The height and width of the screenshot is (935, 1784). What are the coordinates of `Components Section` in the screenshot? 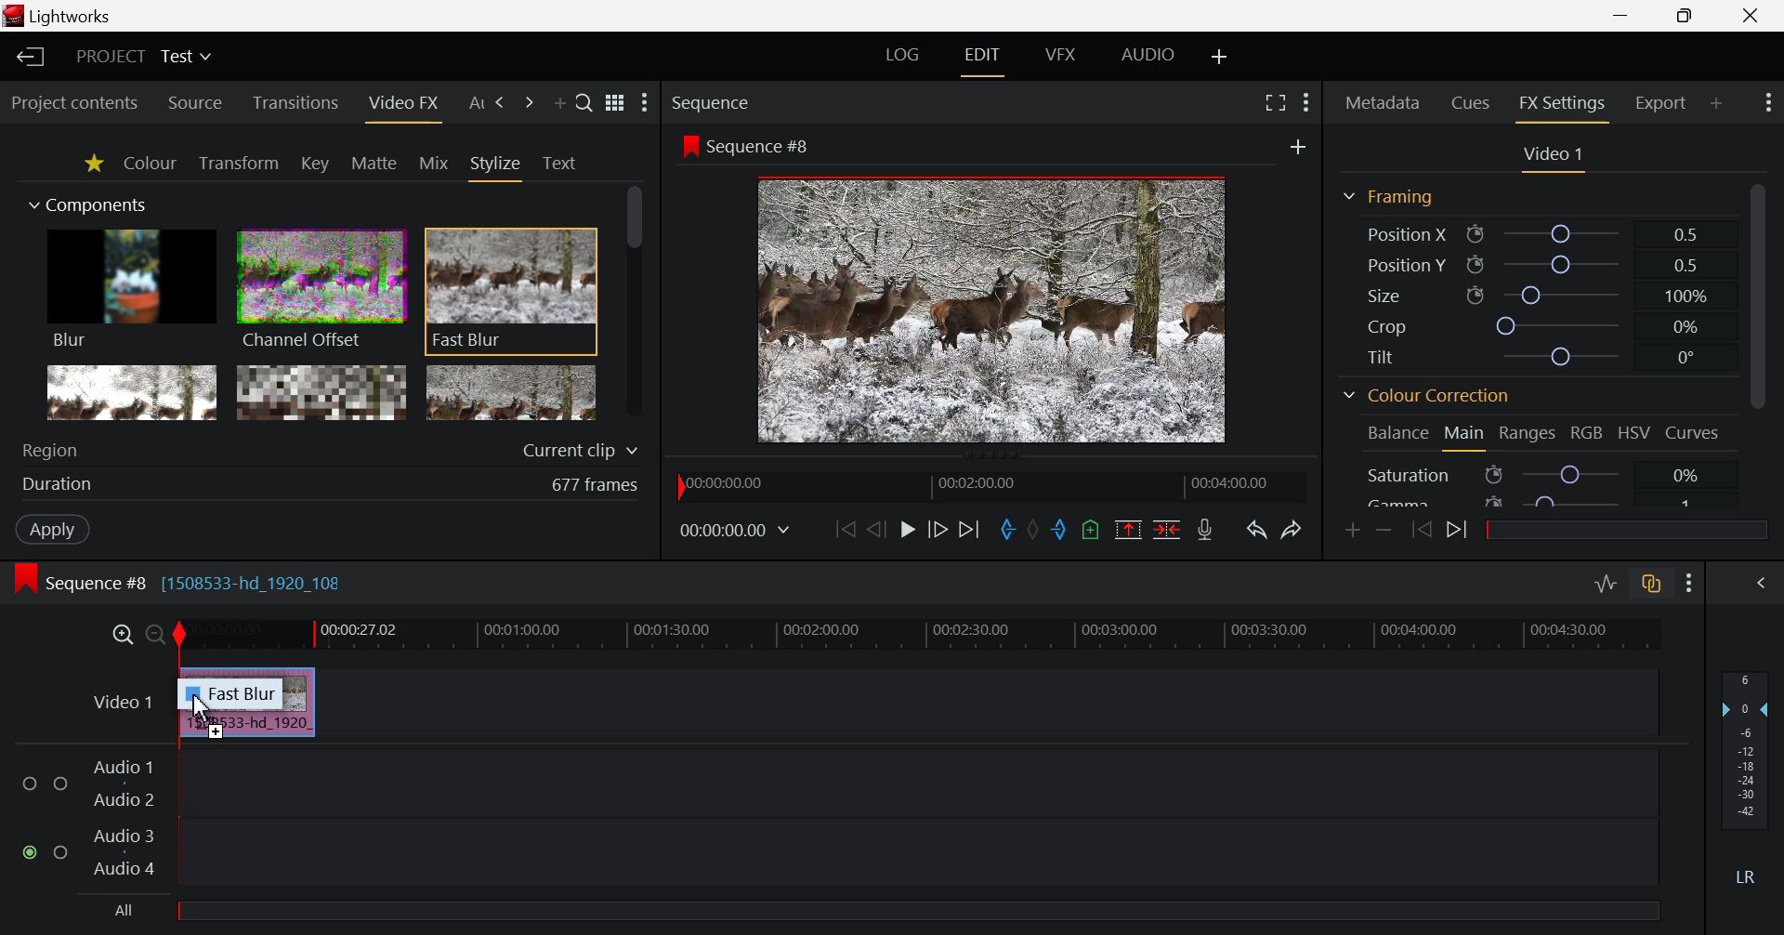 It's located at (94, 204).